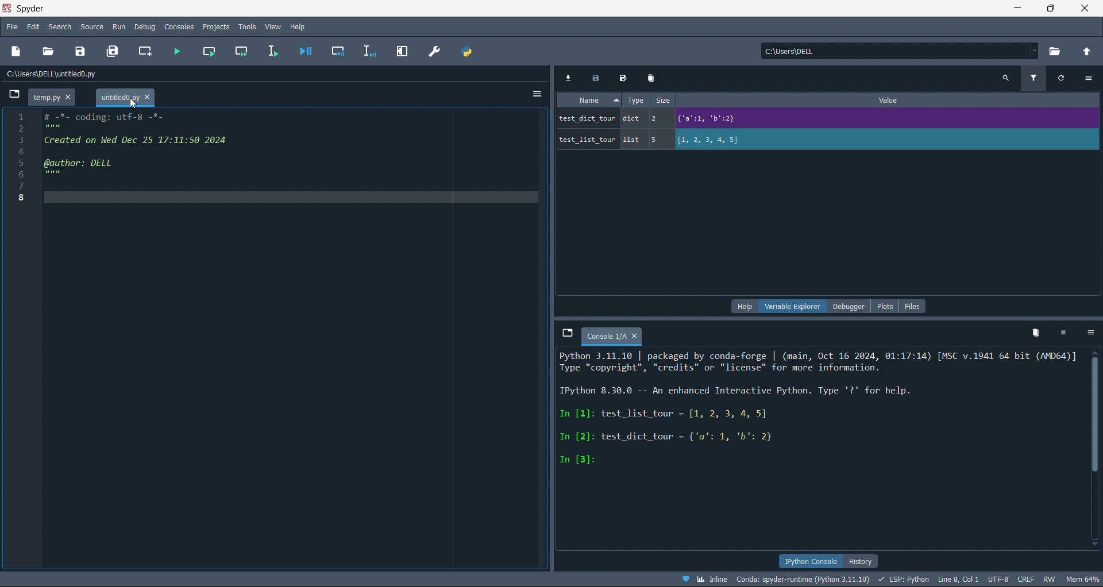 Image resolution: width=1103 pixels, height=587 pixels. I want to click on run cell and move, so click(242, 51).